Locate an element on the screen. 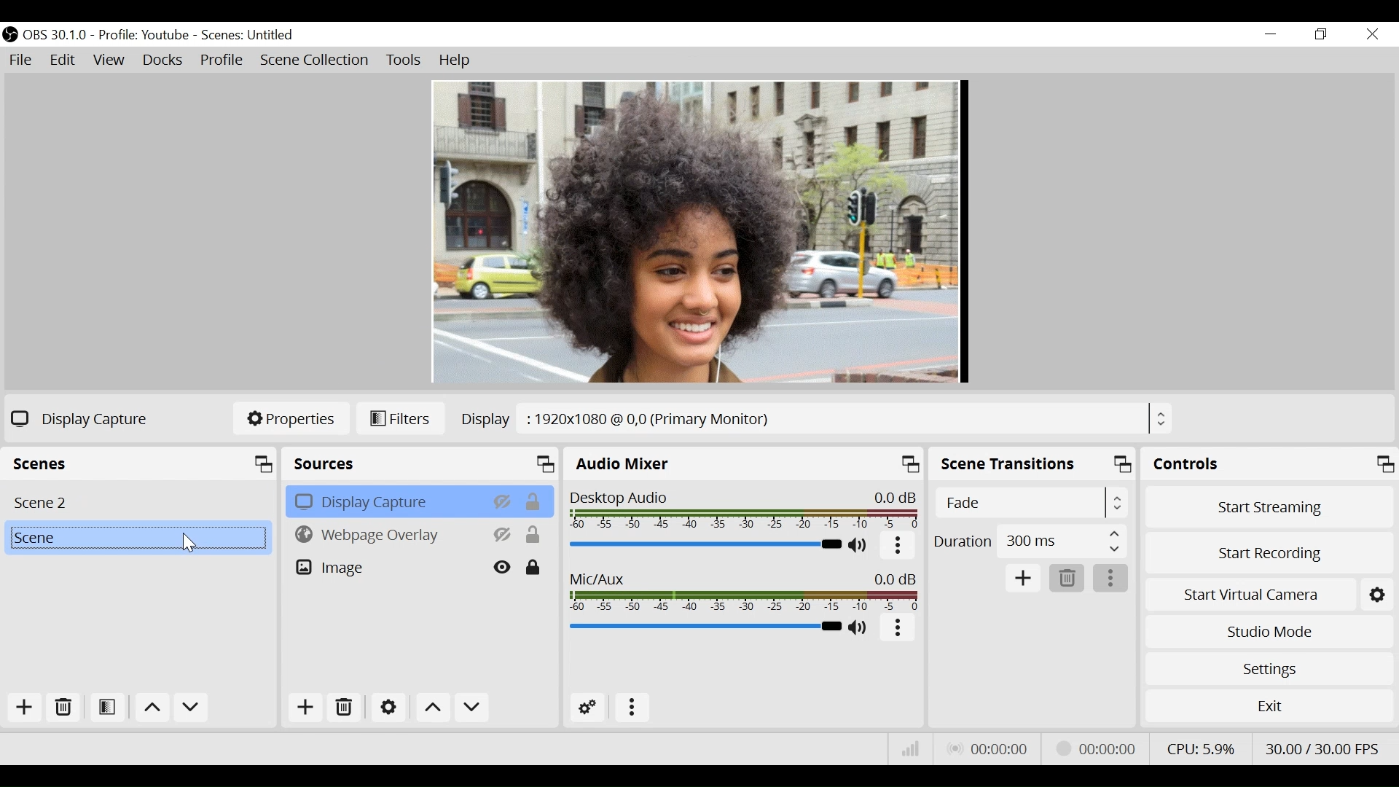 The height and width of the screenshot is (787, 1399). (un)mute is located at coordinates (860, 547).